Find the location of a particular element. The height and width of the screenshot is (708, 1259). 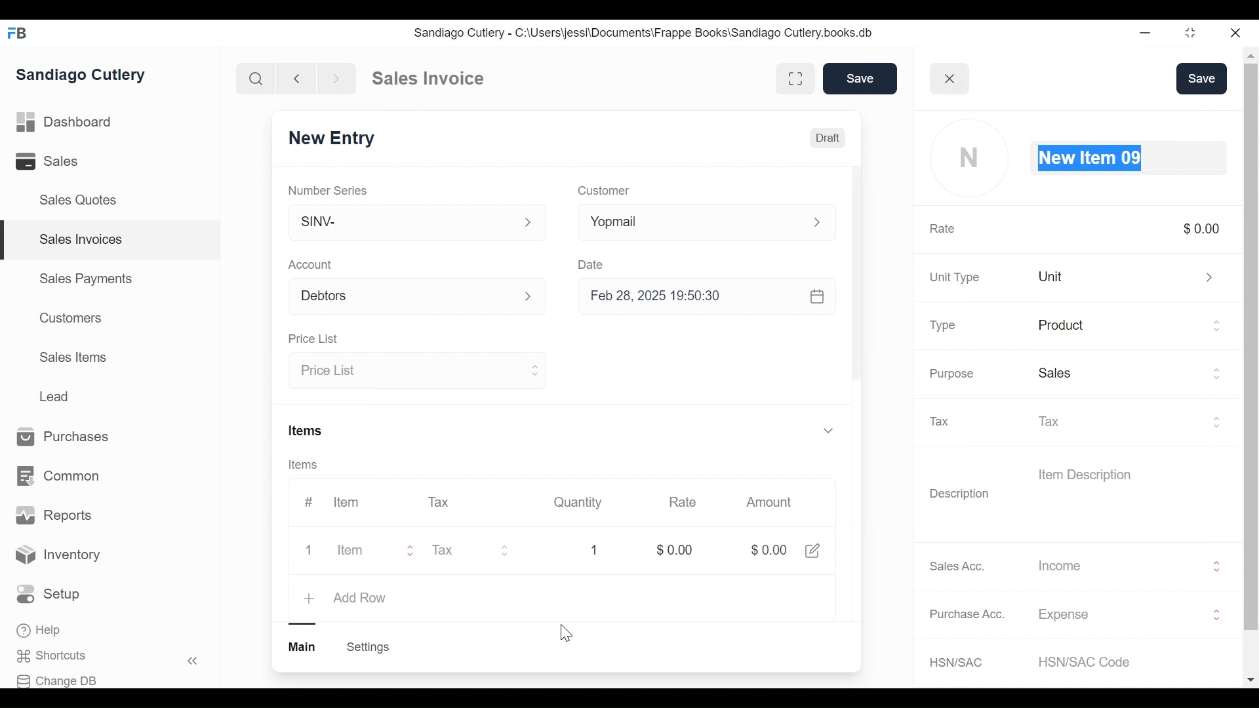

$0.00 is located at coordinates (766, 550).